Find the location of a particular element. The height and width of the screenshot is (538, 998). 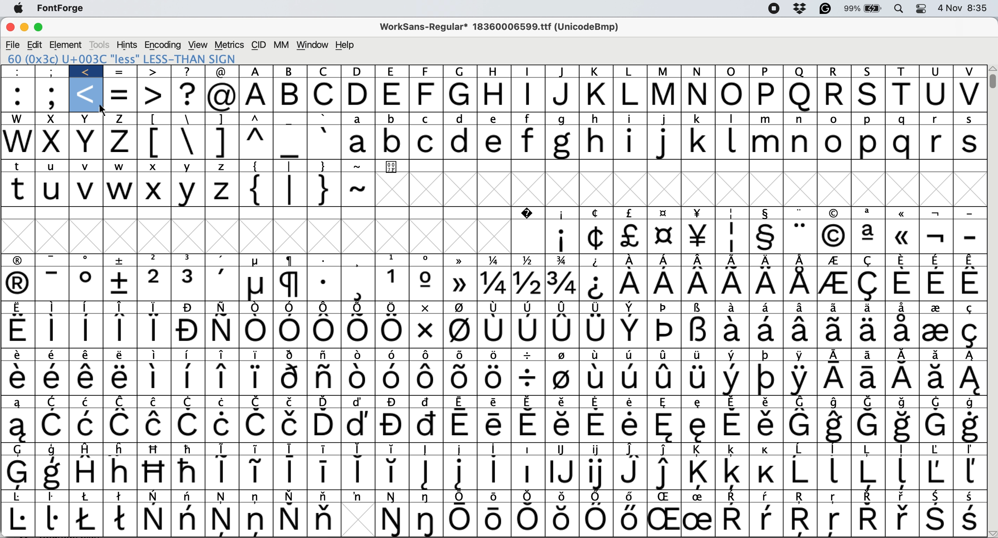

file is located at coordinates (14, 44).